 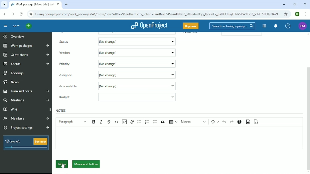 What do you see at coordinates (26, 128) in the screenshot?
I see `Project settings` at bounding box center [26, 128].